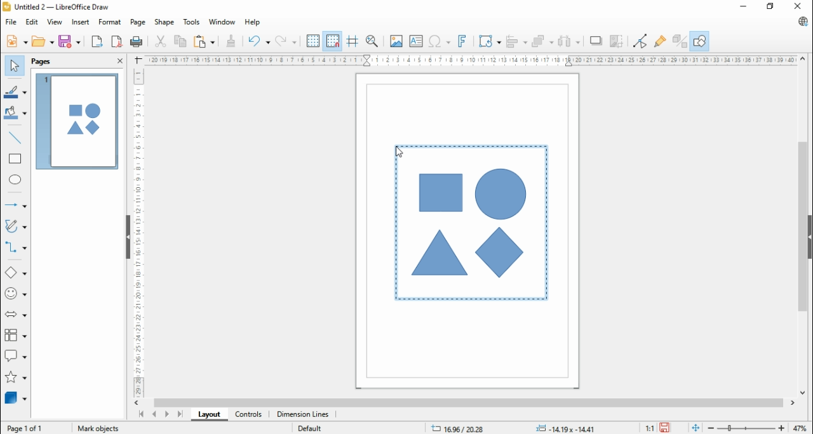 The width and height of the screenshot is (813, 434). I want to click on paste, so click(203, 41).